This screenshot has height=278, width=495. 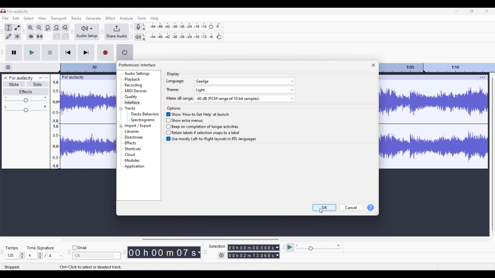 What do you see at coordinates (138, 27) in the screenshot?
I see `Record meter` at bounding box center [138, 27].